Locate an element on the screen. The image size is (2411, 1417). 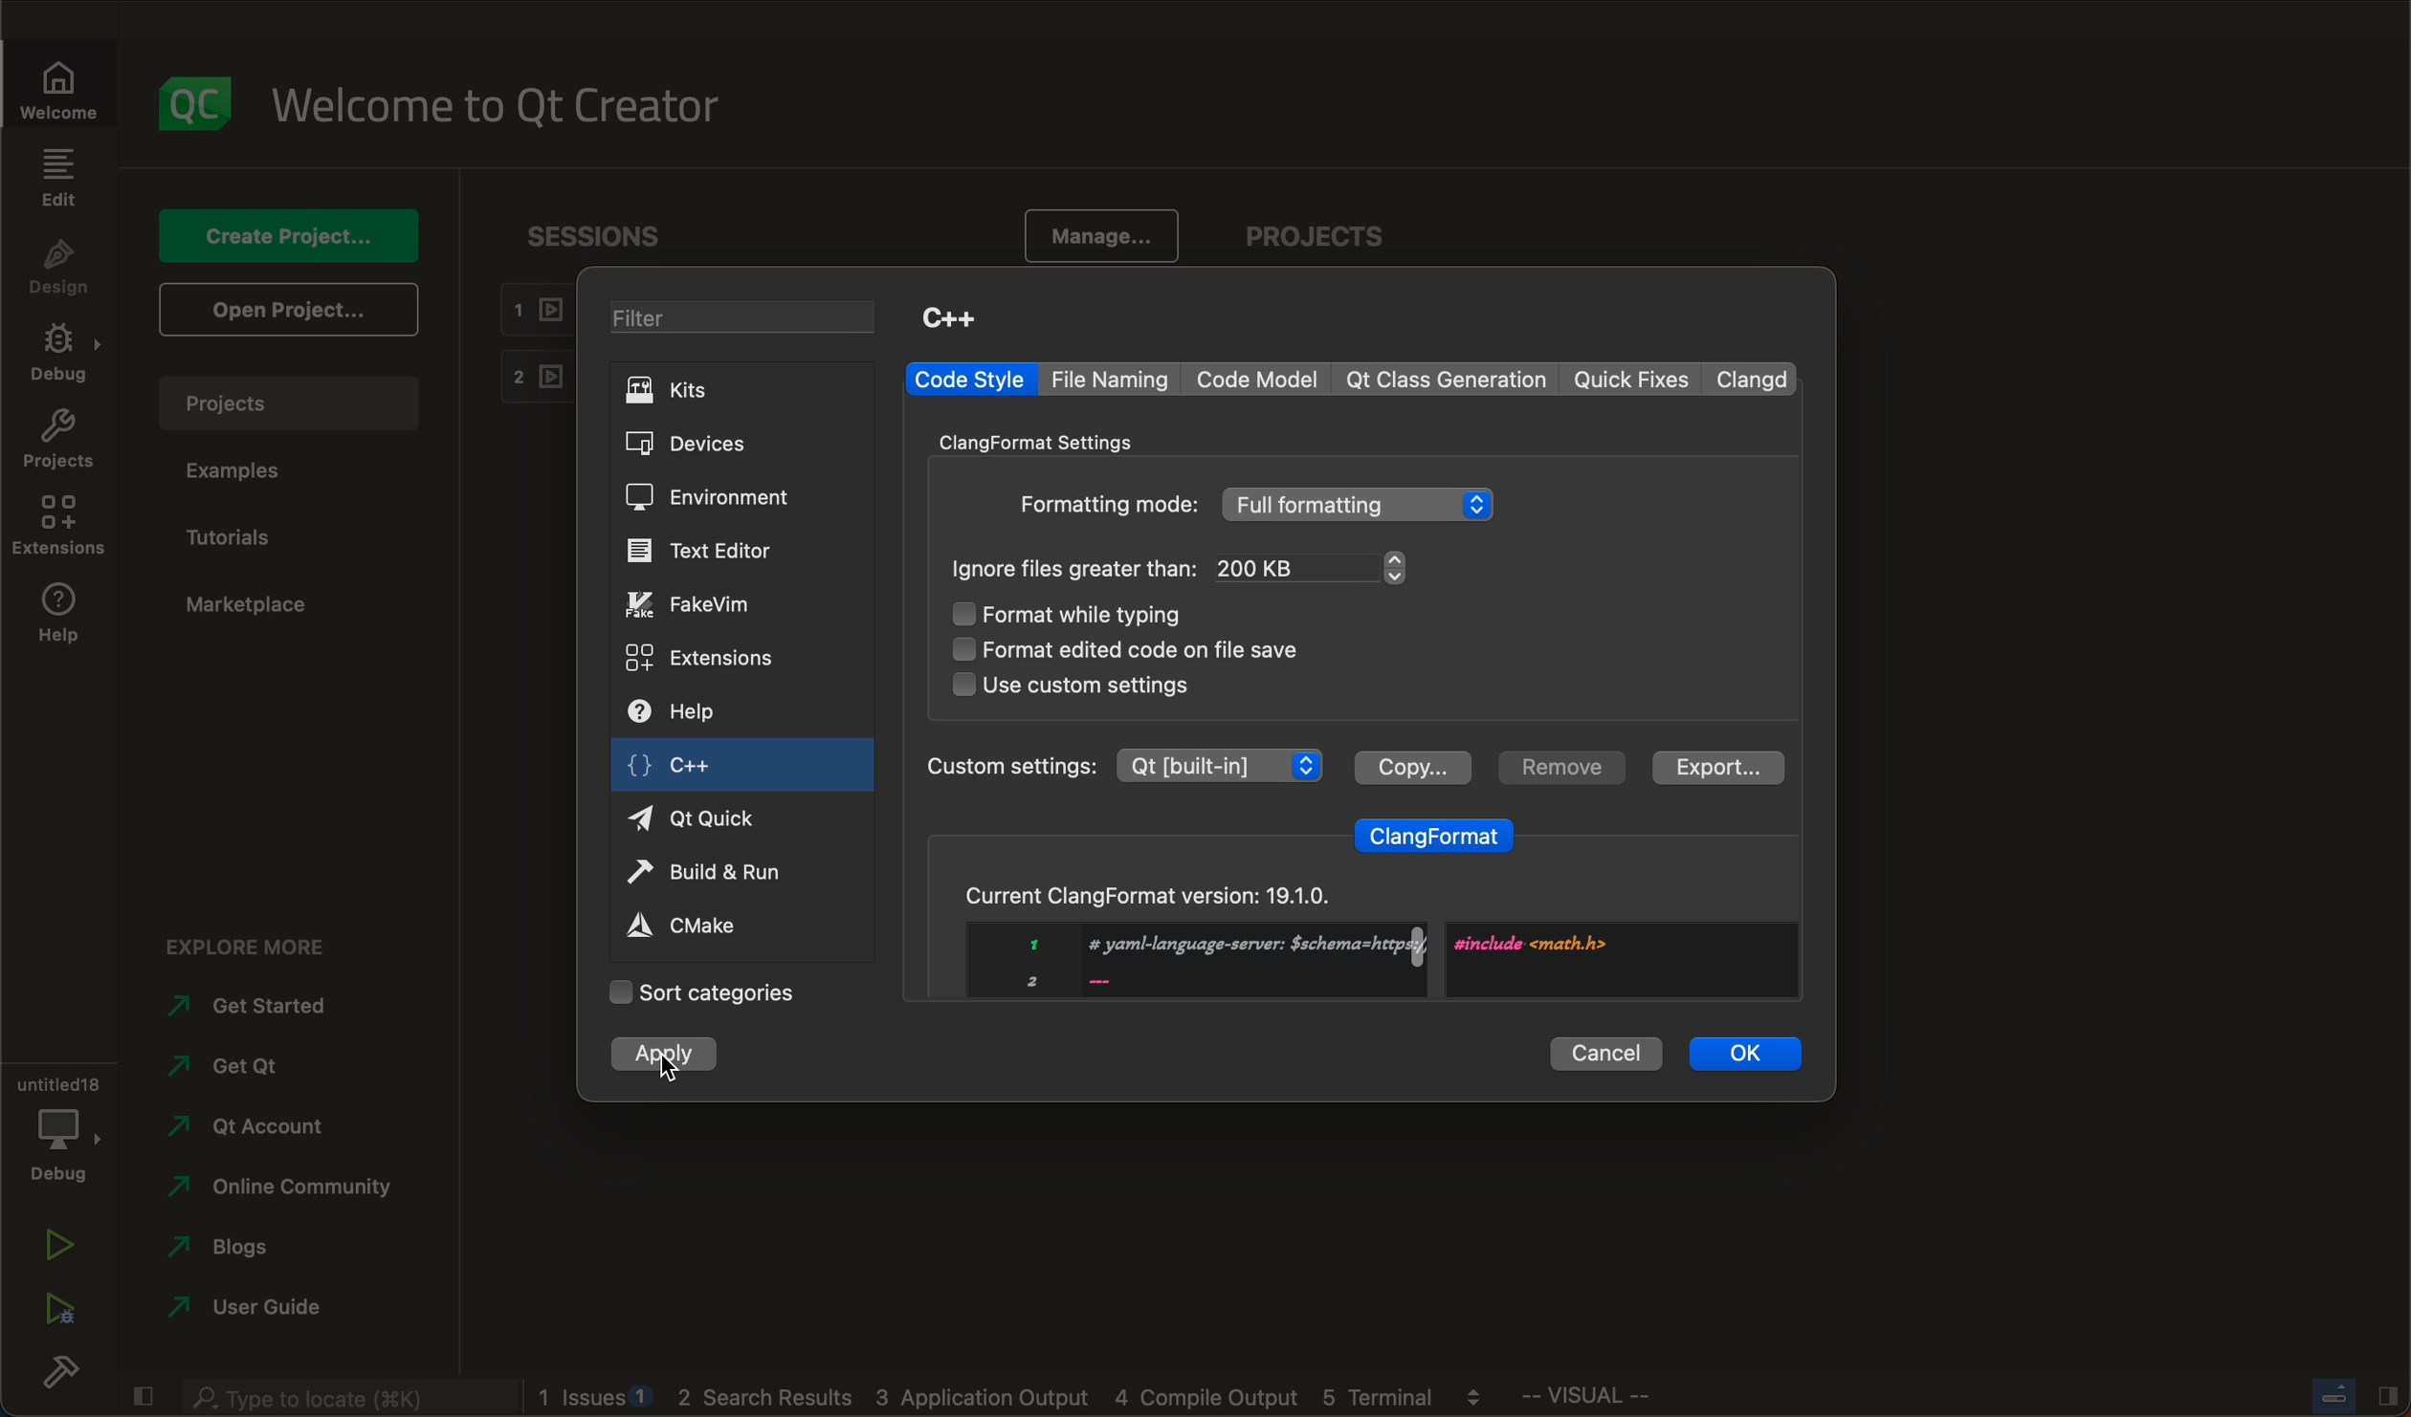
welcome is located at coordinates (70, 88).